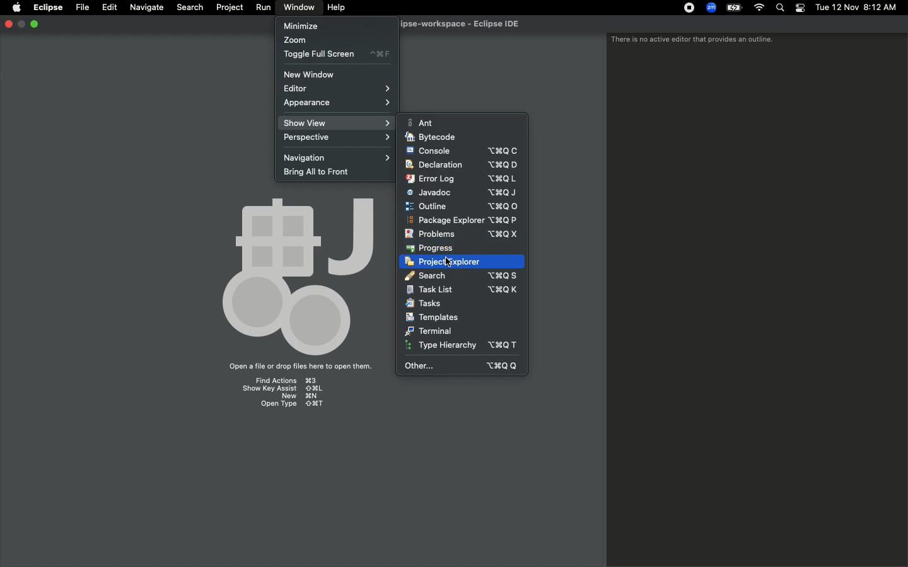 The width and height of the screenshot is (908, 567). What do you see at coordinates (338, 105) in the screenshot?
I see `Appearance` at bounding box center [338, 105].